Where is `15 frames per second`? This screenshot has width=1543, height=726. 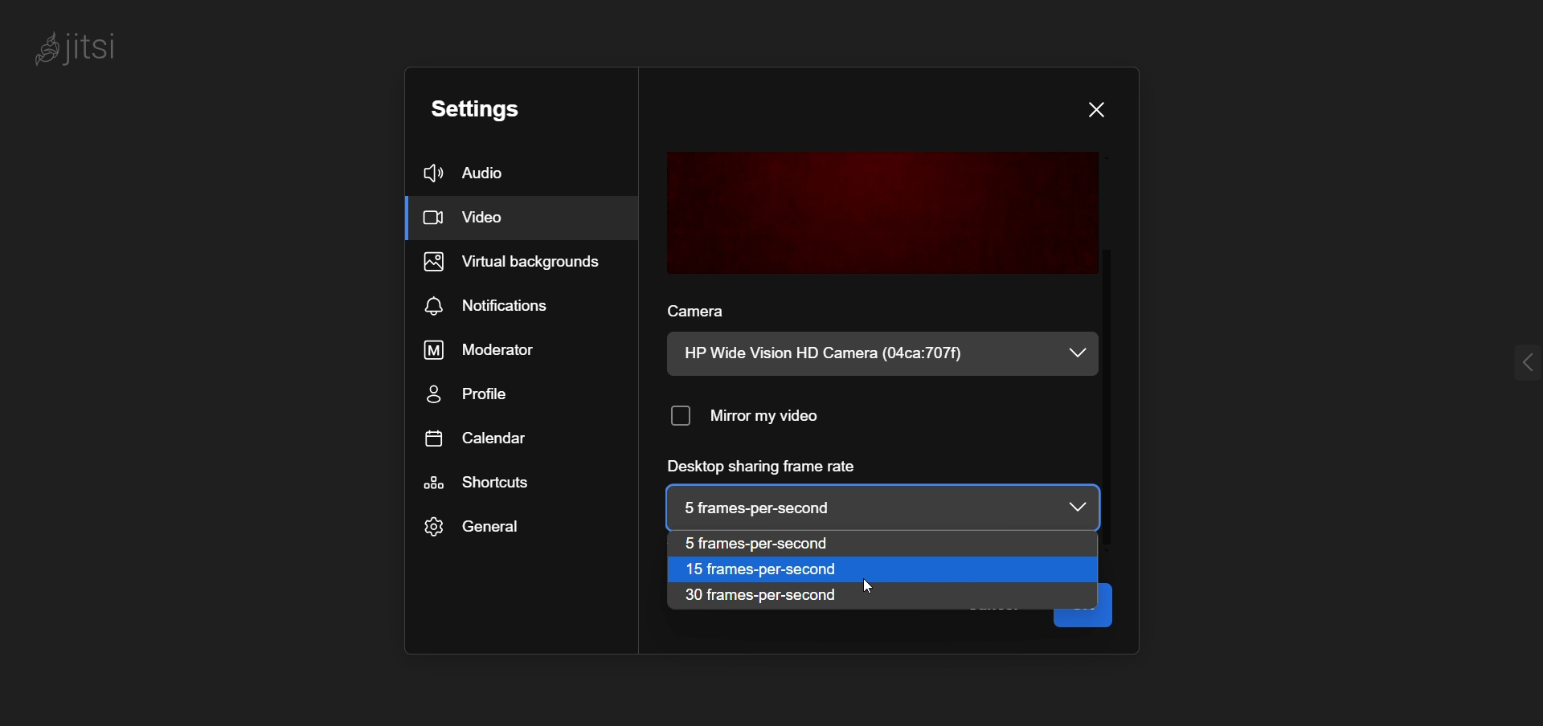 15 frames per second is located at coordinates (780, 568).